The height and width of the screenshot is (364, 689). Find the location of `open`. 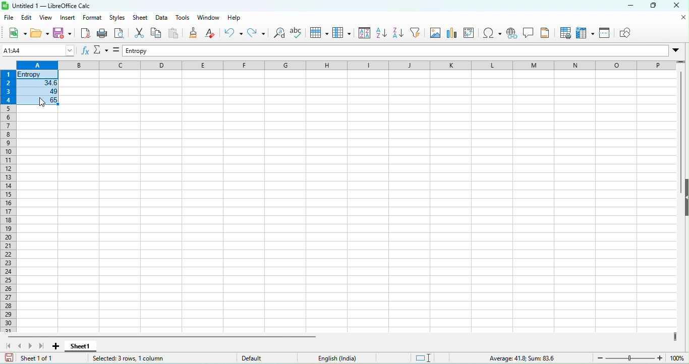

open is located at coordinates (39, 34).